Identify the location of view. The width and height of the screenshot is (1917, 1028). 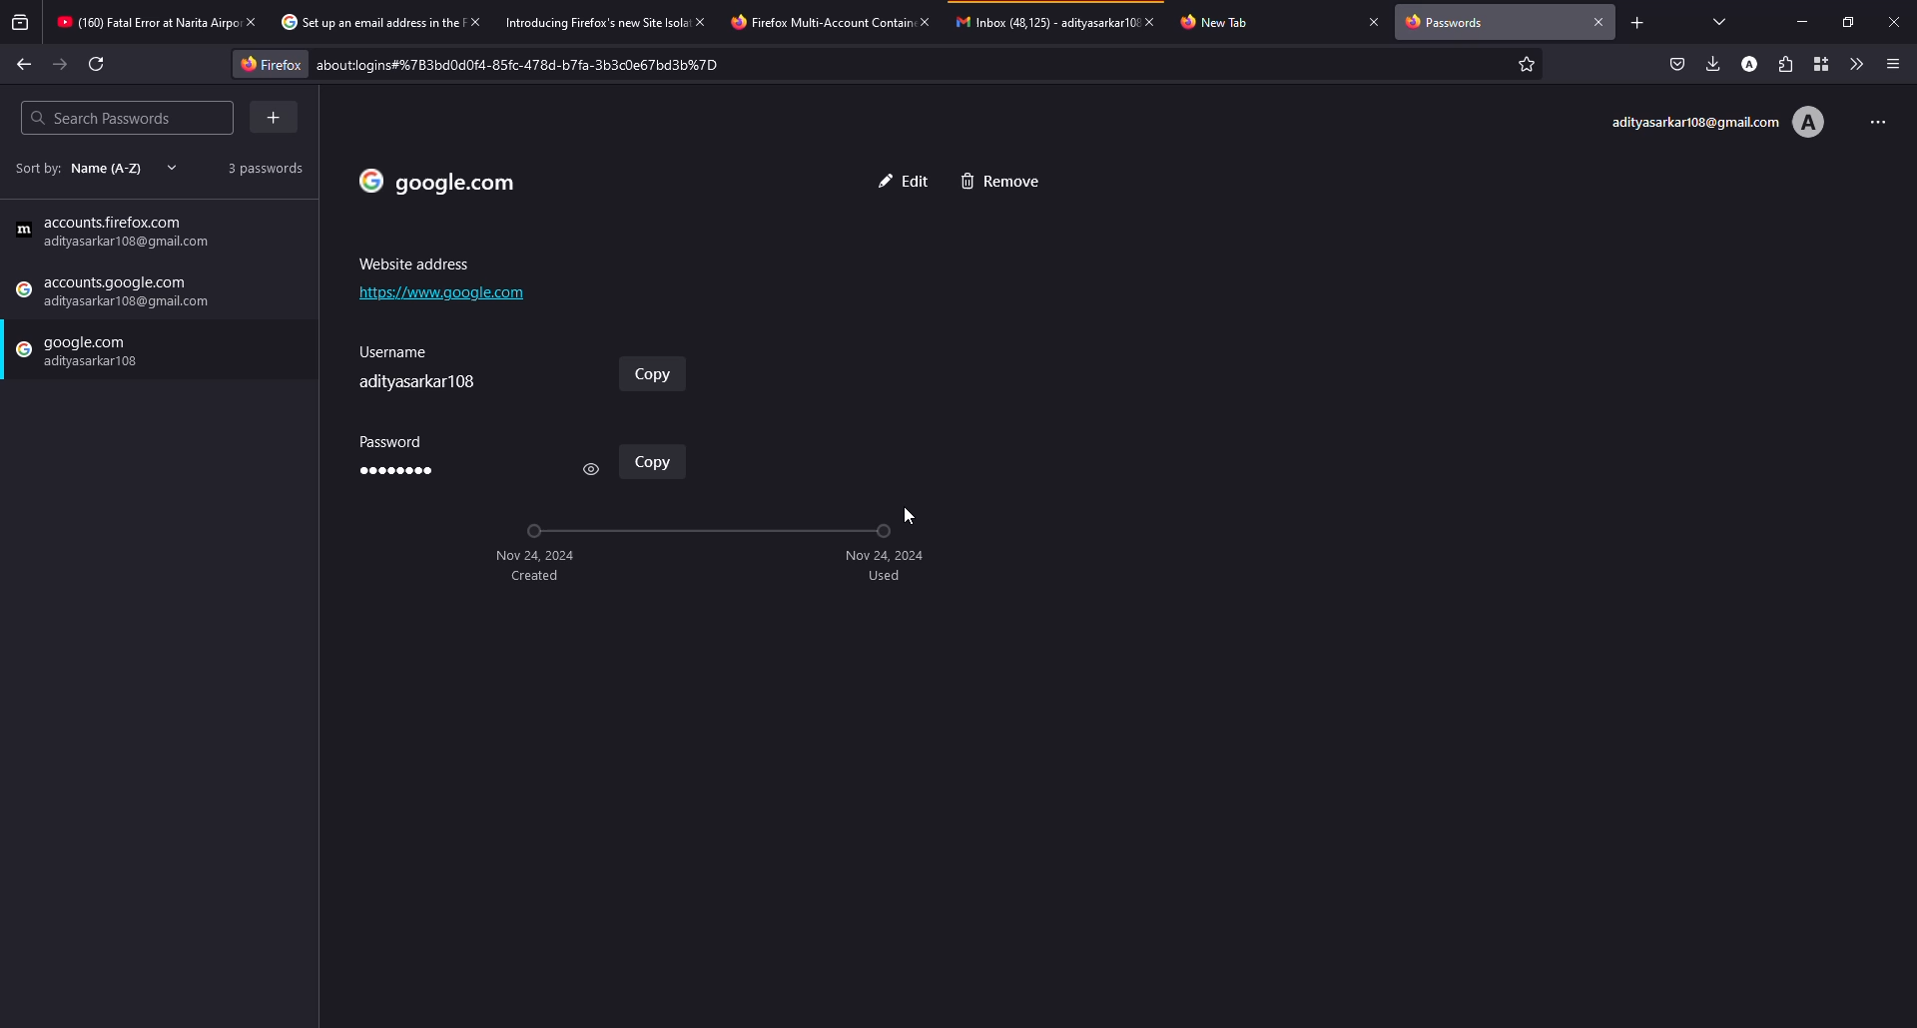
(590, 467).